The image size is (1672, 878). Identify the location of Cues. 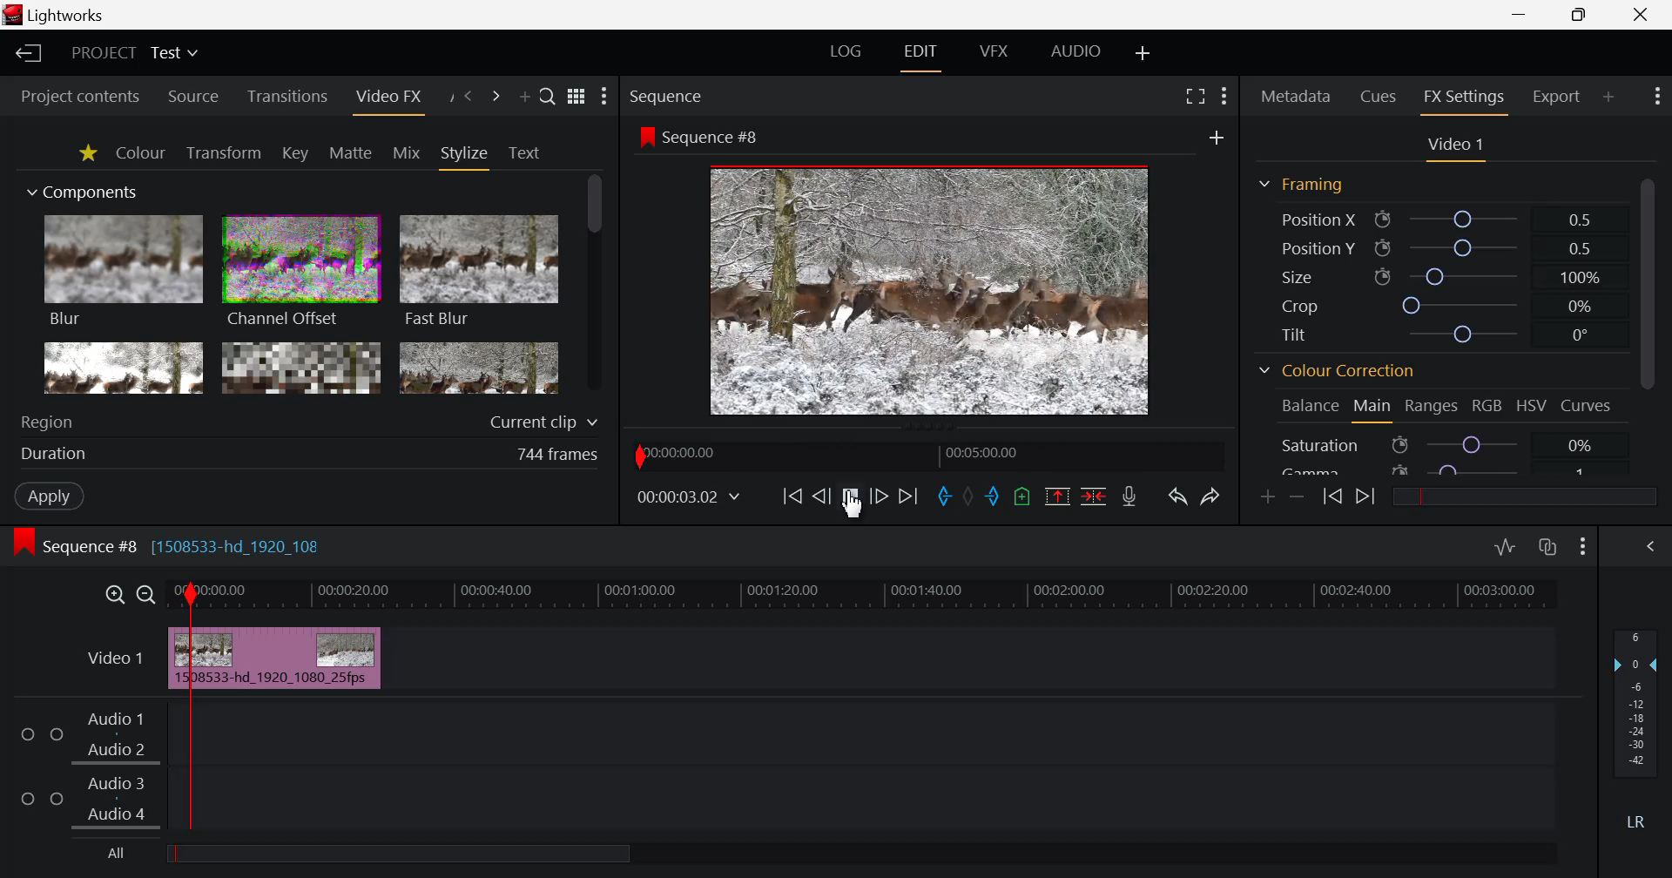
(1379, 98).